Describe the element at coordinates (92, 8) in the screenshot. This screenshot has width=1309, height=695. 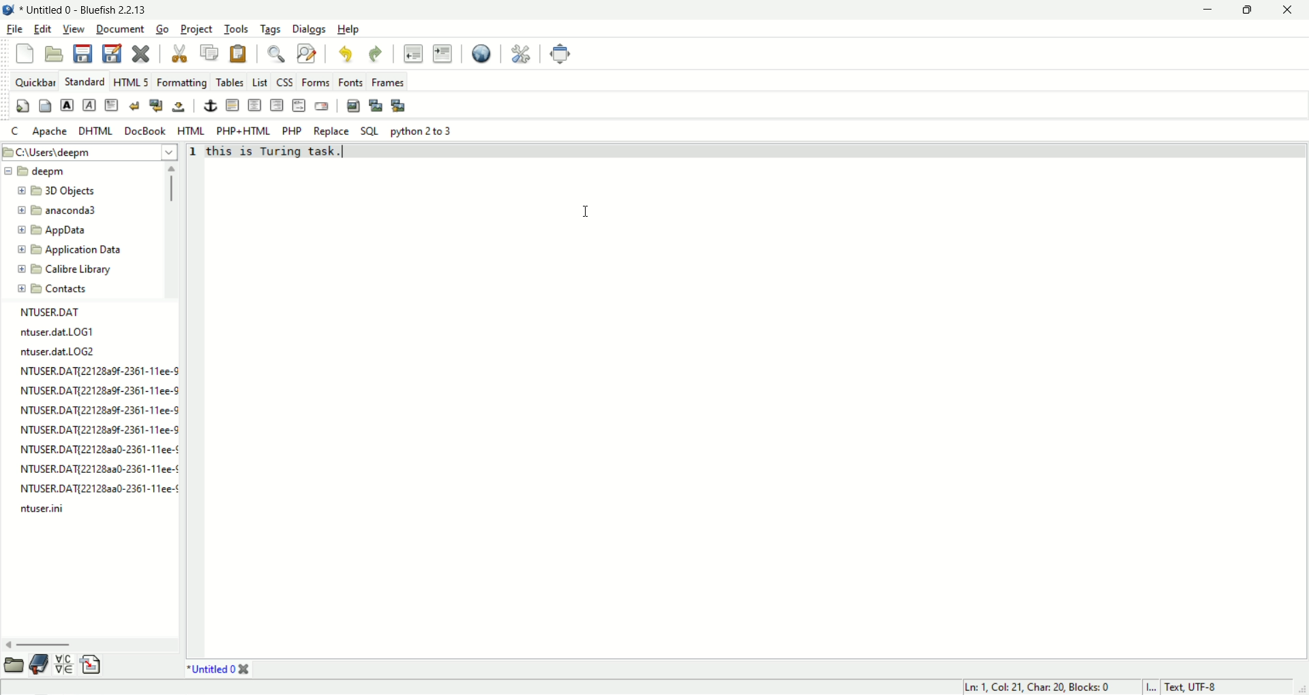
I see `document name` at that location.